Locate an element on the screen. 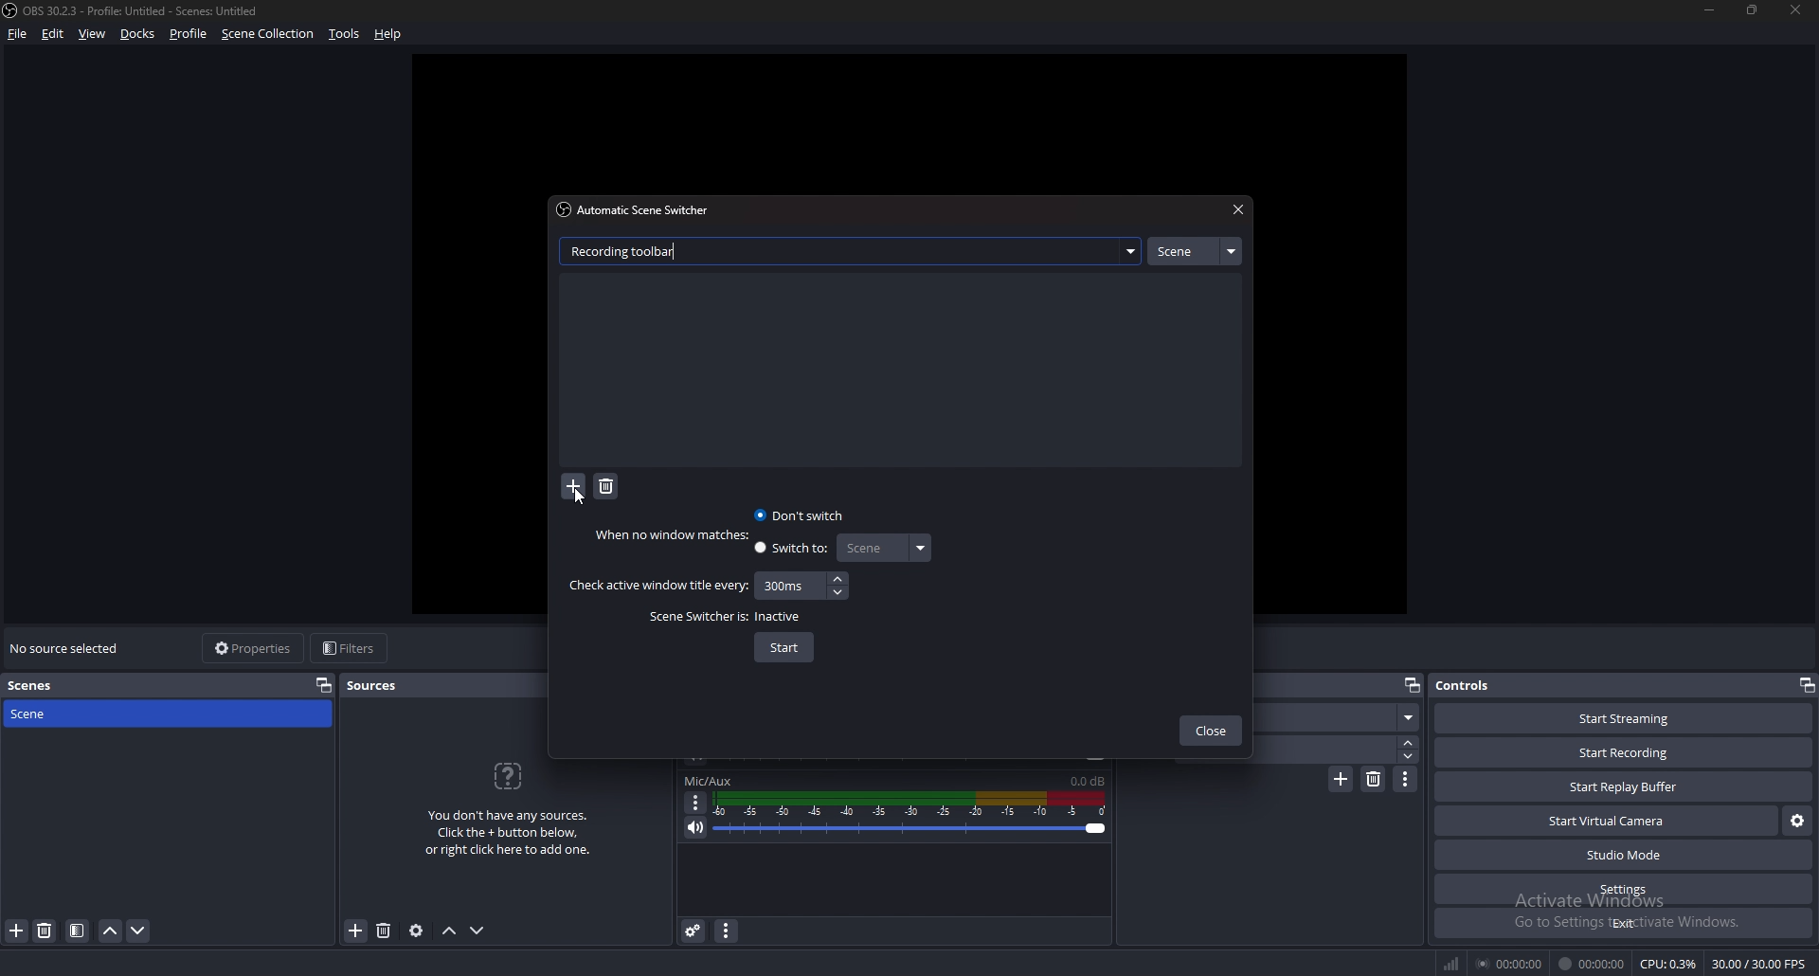 The width and height of the screenshot is (1819, 976). exit is located at coordinates (1624, 923).